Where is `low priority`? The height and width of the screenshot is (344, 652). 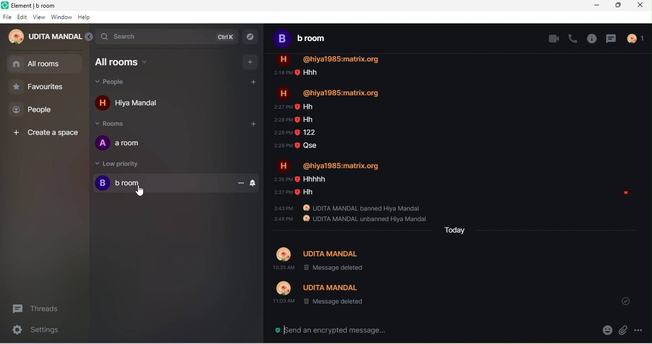 low priority is located at coordinates (131, 164).